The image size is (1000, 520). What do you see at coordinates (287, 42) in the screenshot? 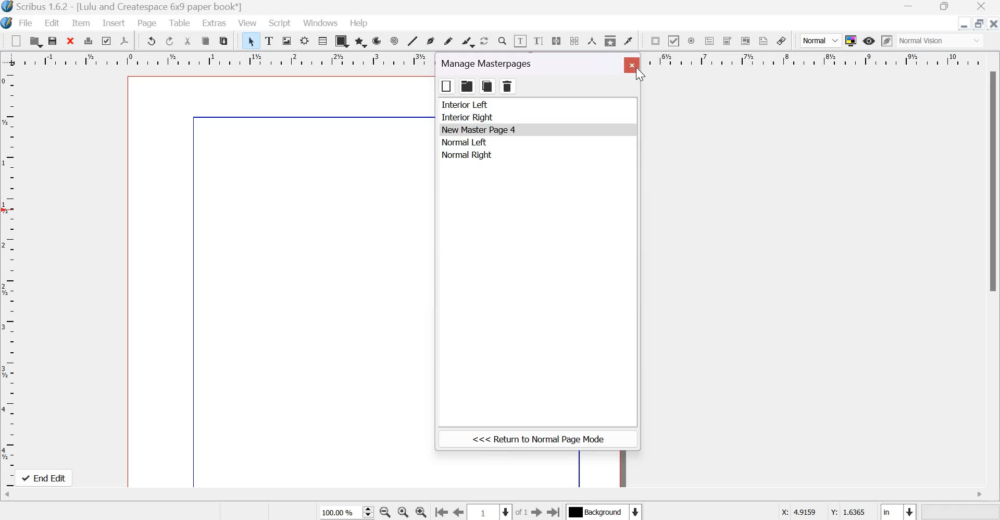
I see `Image frame` at bounding box center [287, 42].